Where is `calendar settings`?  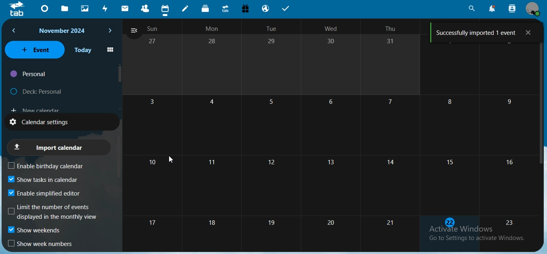 calendar settings is located at coordinates (47, 121).